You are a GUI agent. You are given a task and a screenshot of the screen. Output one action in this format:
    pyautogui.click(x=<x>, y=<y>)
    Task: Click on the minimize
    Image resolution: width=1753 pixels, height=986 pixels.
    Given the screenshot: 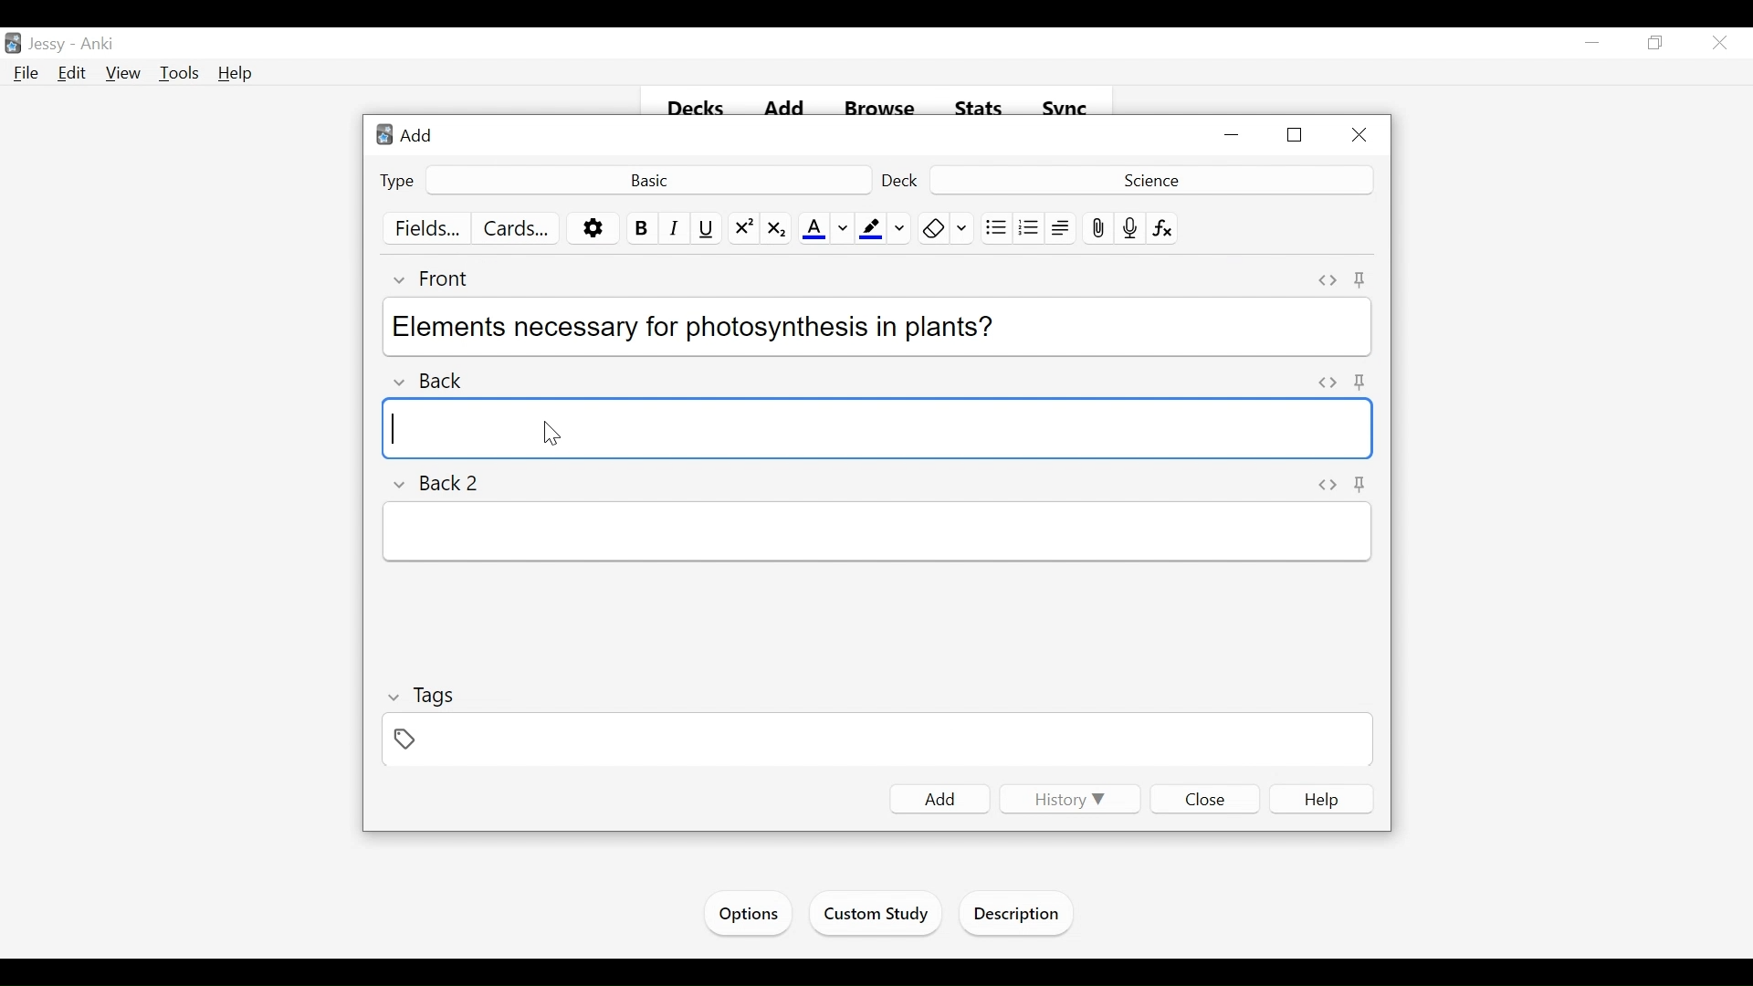 What is the action you would take?
    pyautogui.click(x=1592, y=44)
    